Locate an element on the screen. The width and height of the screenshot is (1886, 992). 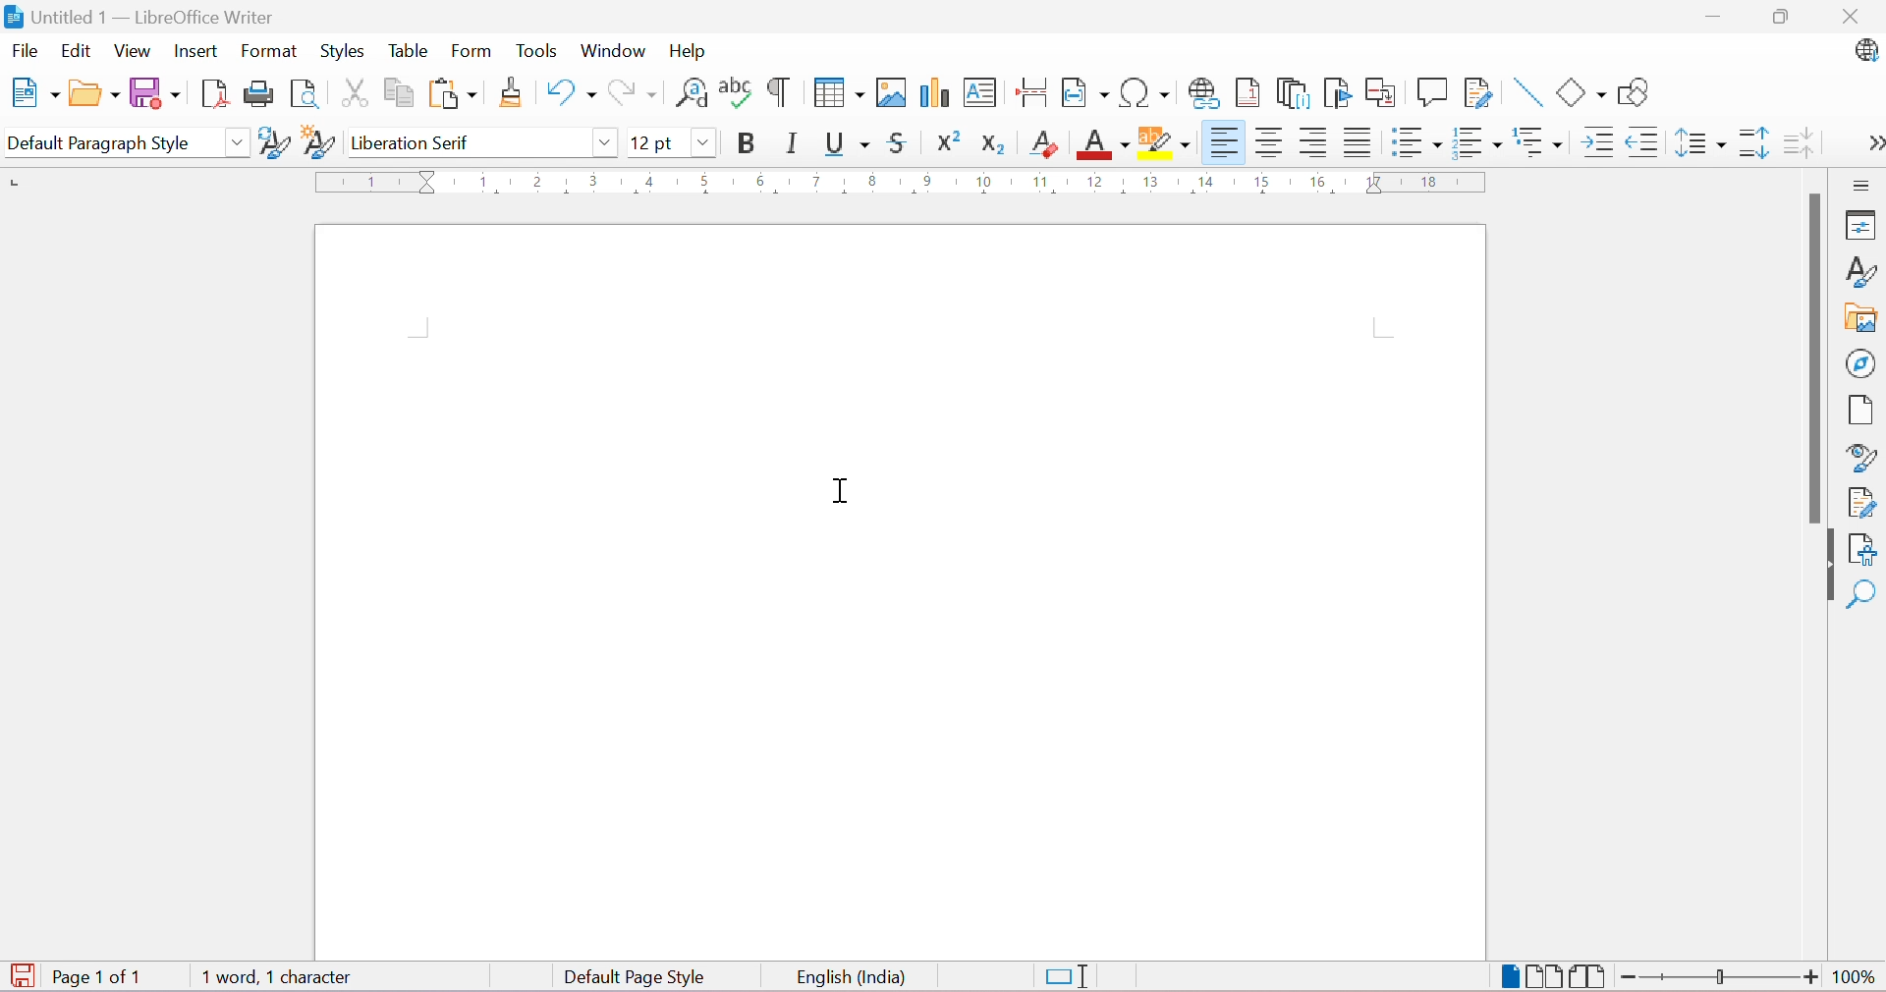
Save is located at coordinates (154, 92).